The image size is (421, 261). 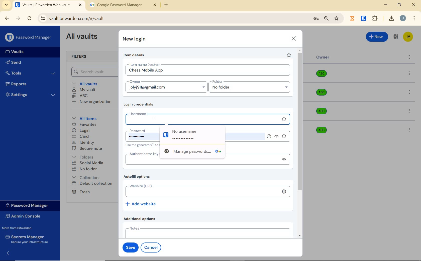 What do you see at coordinates (337, 18) in the screenshot?
I see `bookmark` at bounding box center [337, 18].